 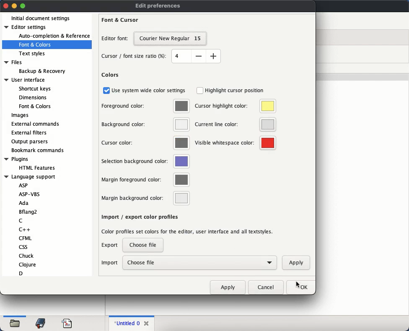 I want to click on chuck, so click(x=27, y=256).